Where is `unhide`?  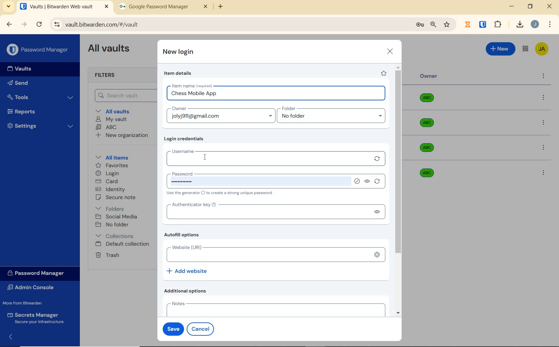
unhide is located at coordinates (368, 182).